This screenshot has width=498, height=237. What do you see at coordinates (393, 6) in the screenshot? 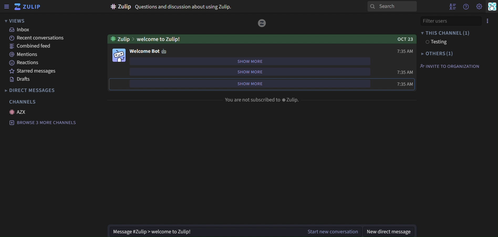
I see `search` at bounding box center [393, 6].